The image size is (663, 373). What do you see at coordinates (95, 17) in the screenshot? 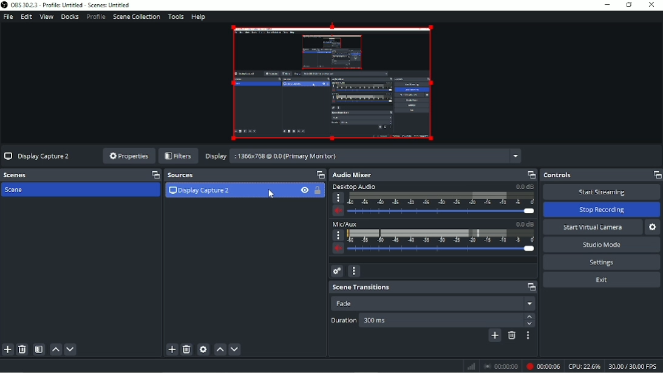
I see `Profile` at bounding box center [95, 17].